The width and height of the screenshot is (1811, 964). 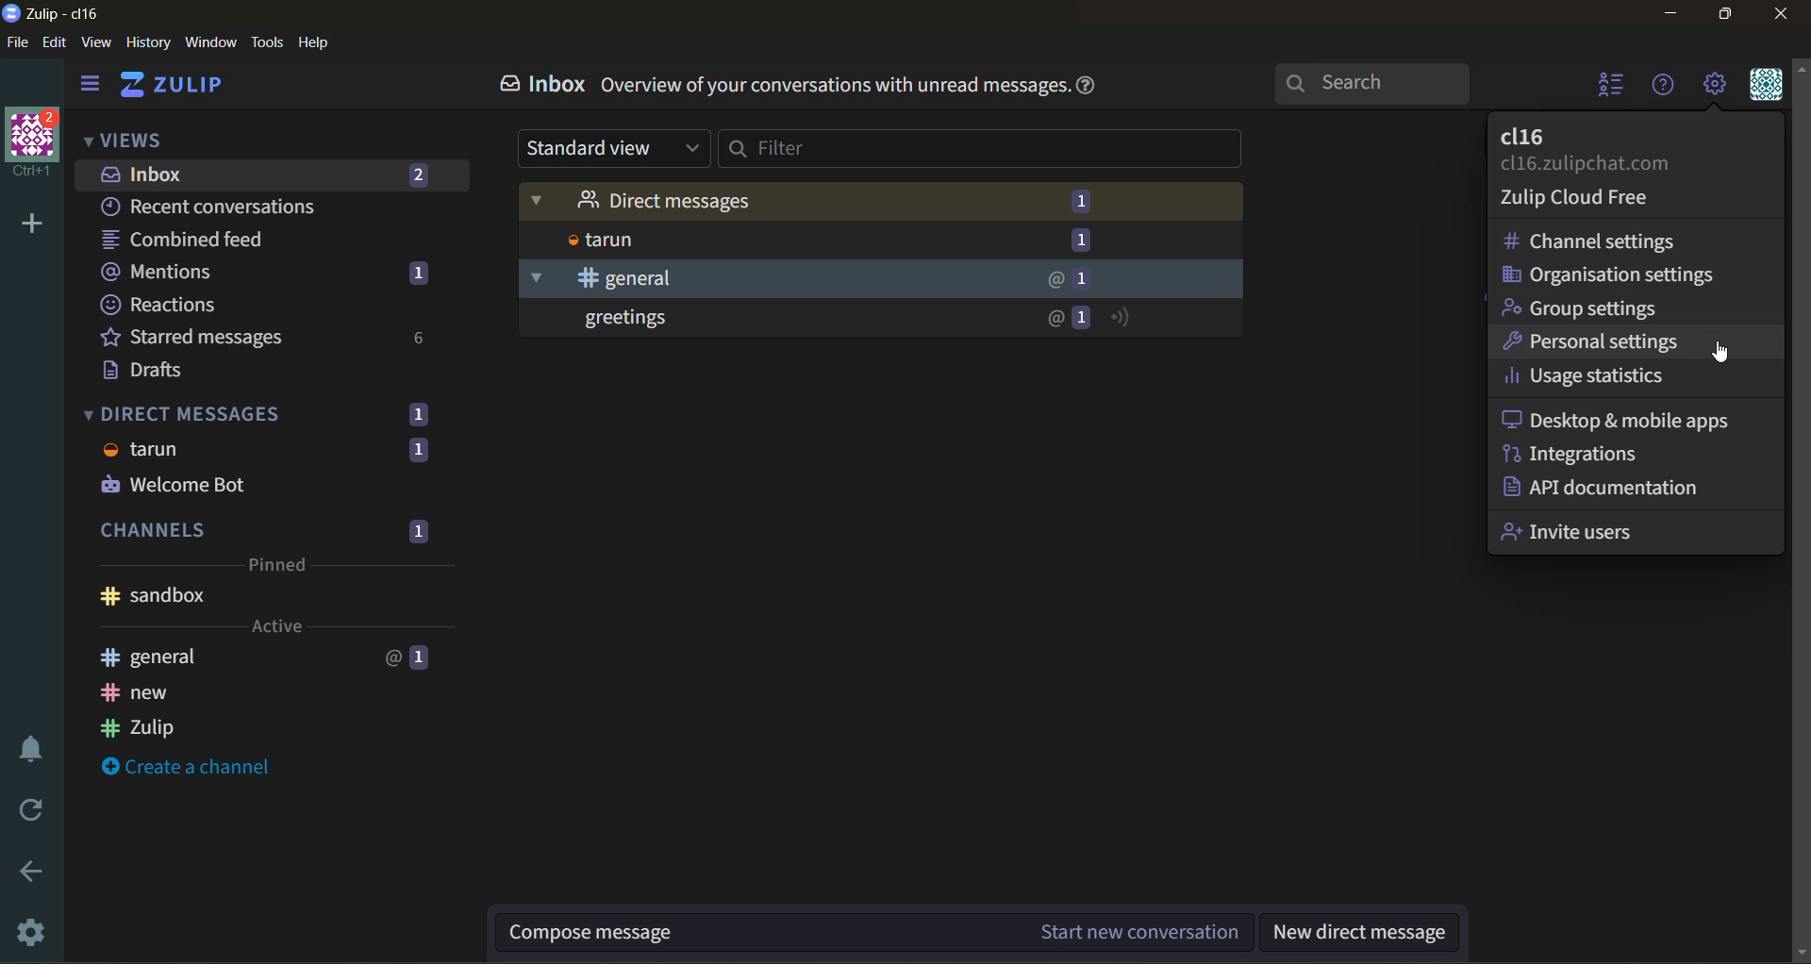 What do you see at coordinates (1664, 17) in the screenshot?
I see `minimize` at bounding box center [1664, 17].